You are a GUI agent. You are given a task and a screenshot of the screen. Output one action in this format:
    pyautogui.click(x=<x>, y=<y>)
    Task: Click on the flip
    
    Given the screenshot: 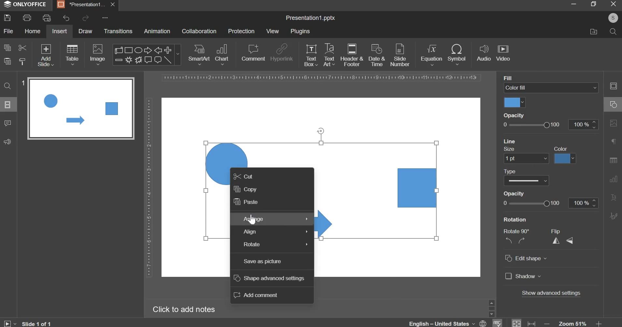 What is the action you would take?
    pyautogui.click(x=559, y=231)
    